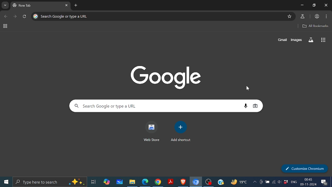 This screenshot has width=332, height=187. Describe the element at coordinates (246, 106) in the screenshot. I see `Search by voice` at that location.